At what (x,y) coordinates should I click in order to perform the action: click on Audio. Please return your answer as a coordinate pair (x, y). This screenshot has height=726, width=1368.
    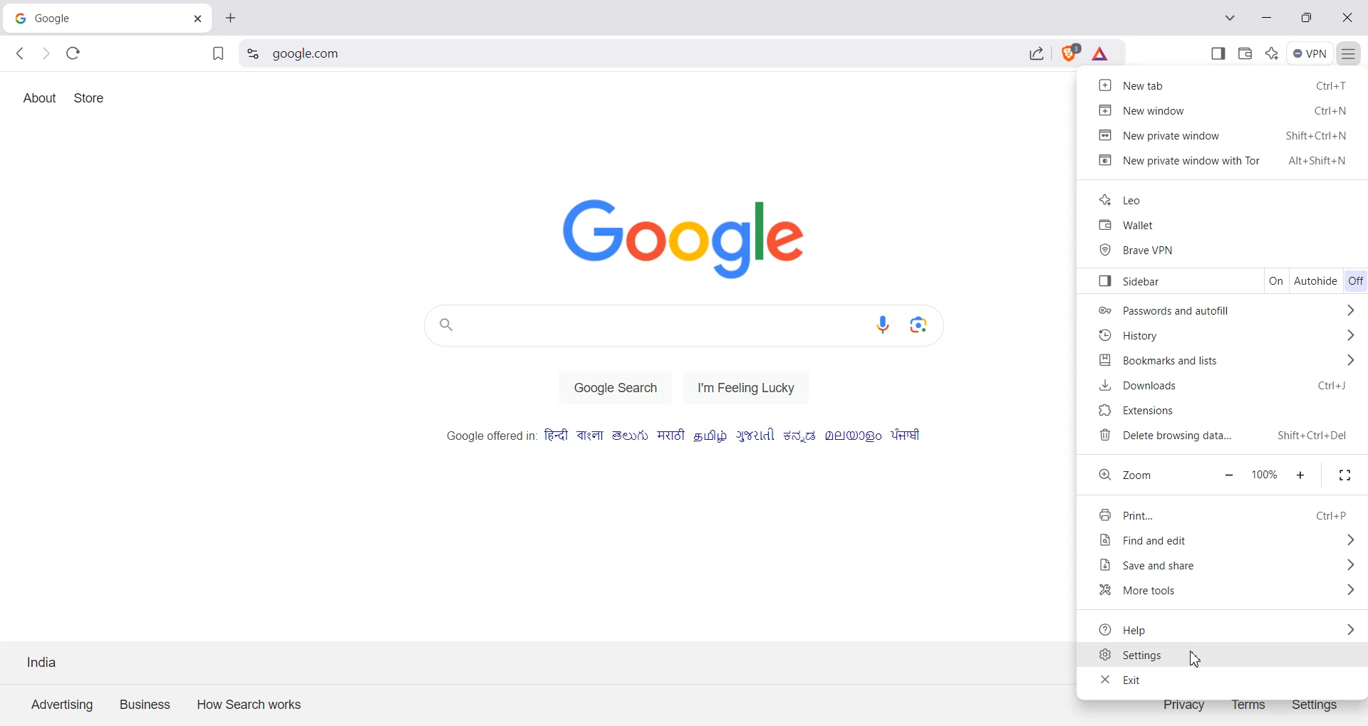
    Looking at the image, I should click on (887, 325).